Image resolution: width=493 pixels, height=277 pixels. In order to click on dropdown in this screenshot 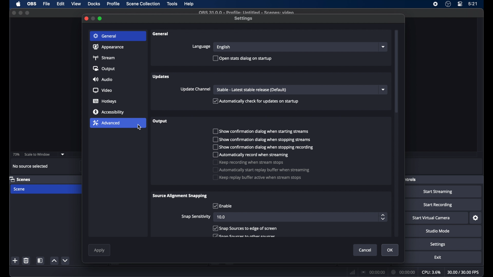, I will do `click(63, 154)`.